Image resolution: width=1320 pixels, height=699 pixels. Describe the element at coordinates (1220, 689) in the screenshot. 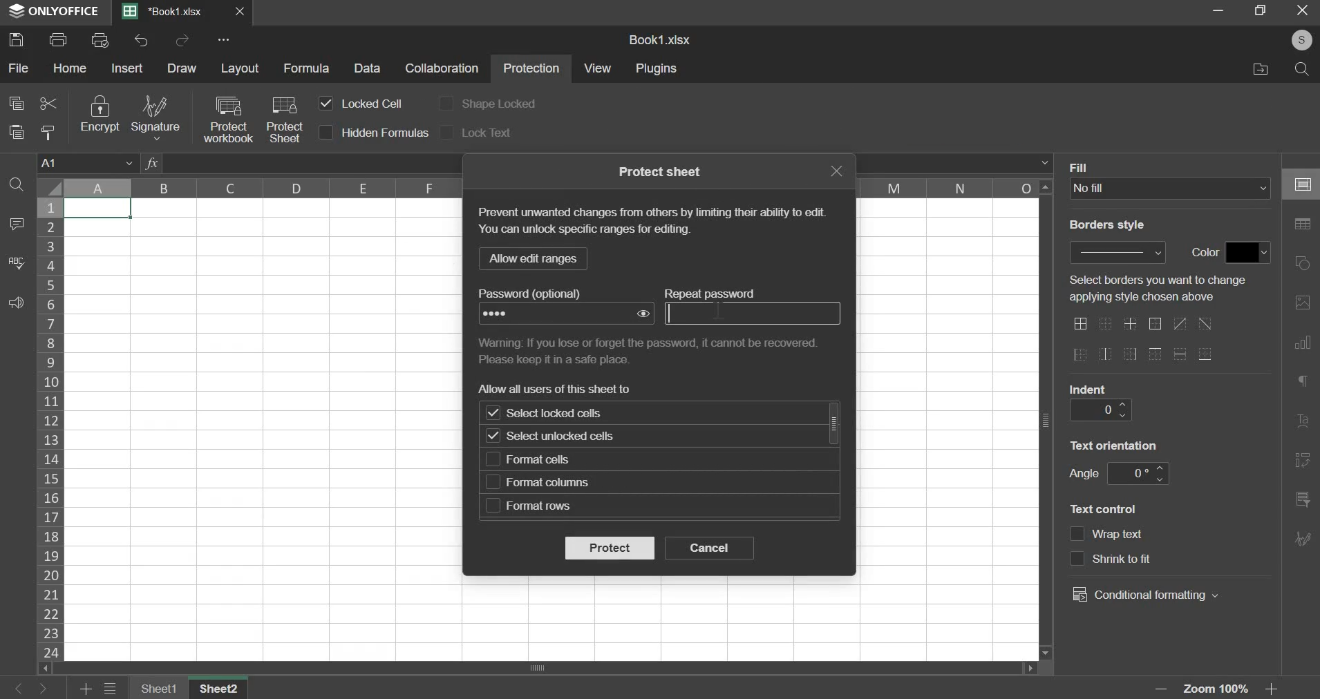

I see `Zoom 100%` at that location.